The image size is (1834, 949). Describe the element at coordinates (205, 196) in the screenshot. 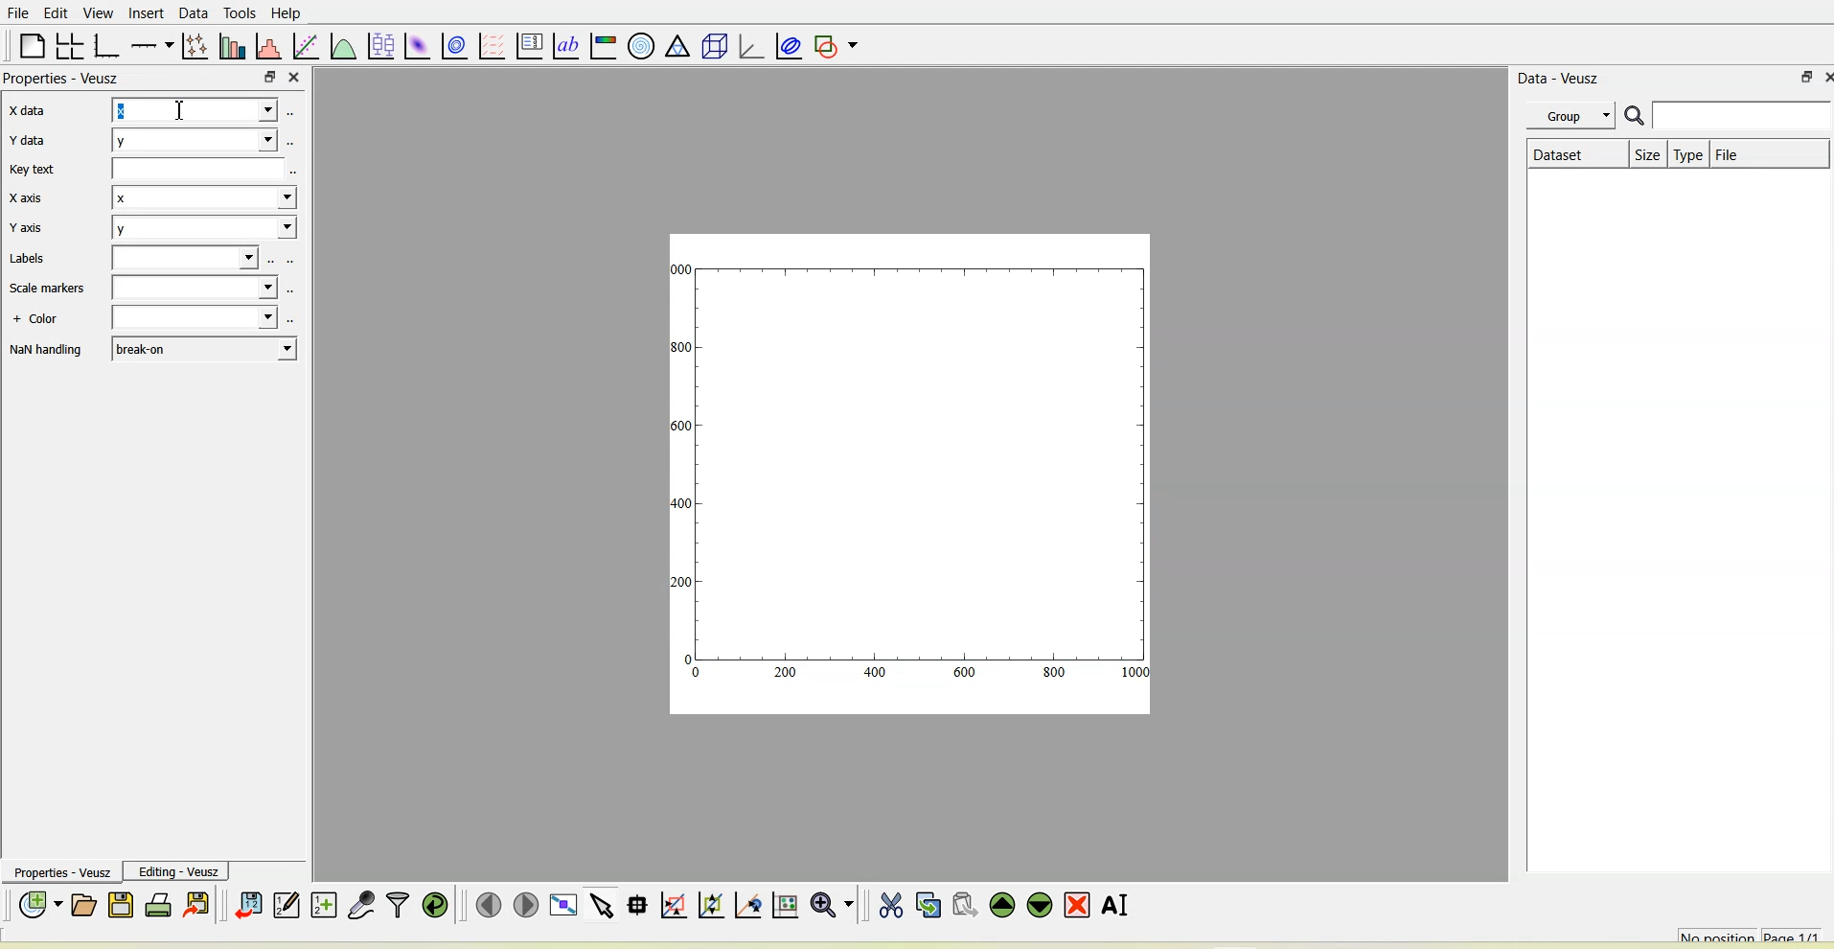

I see `x` at that location.